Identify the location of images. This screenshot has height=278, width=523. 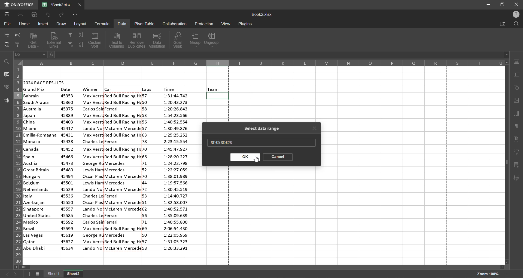
(517, 100).